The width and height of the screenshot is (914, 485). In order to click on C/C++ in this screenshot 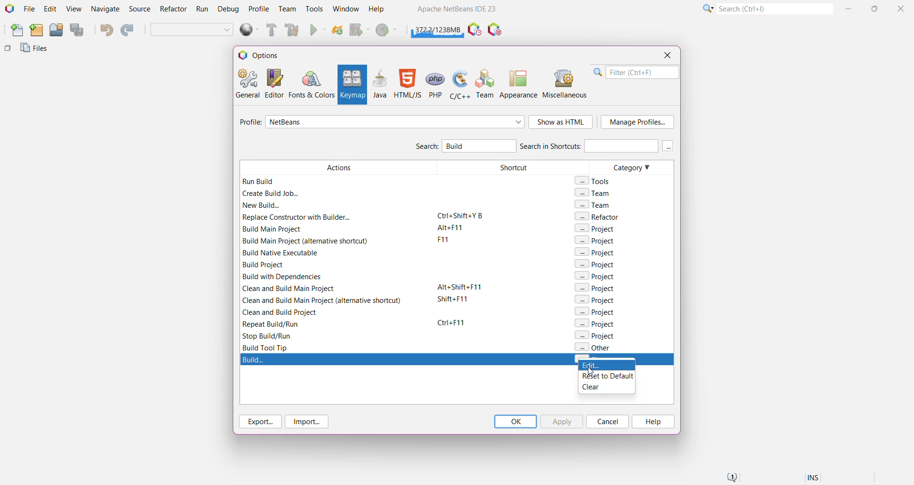, I will do `click(459, 84)`.